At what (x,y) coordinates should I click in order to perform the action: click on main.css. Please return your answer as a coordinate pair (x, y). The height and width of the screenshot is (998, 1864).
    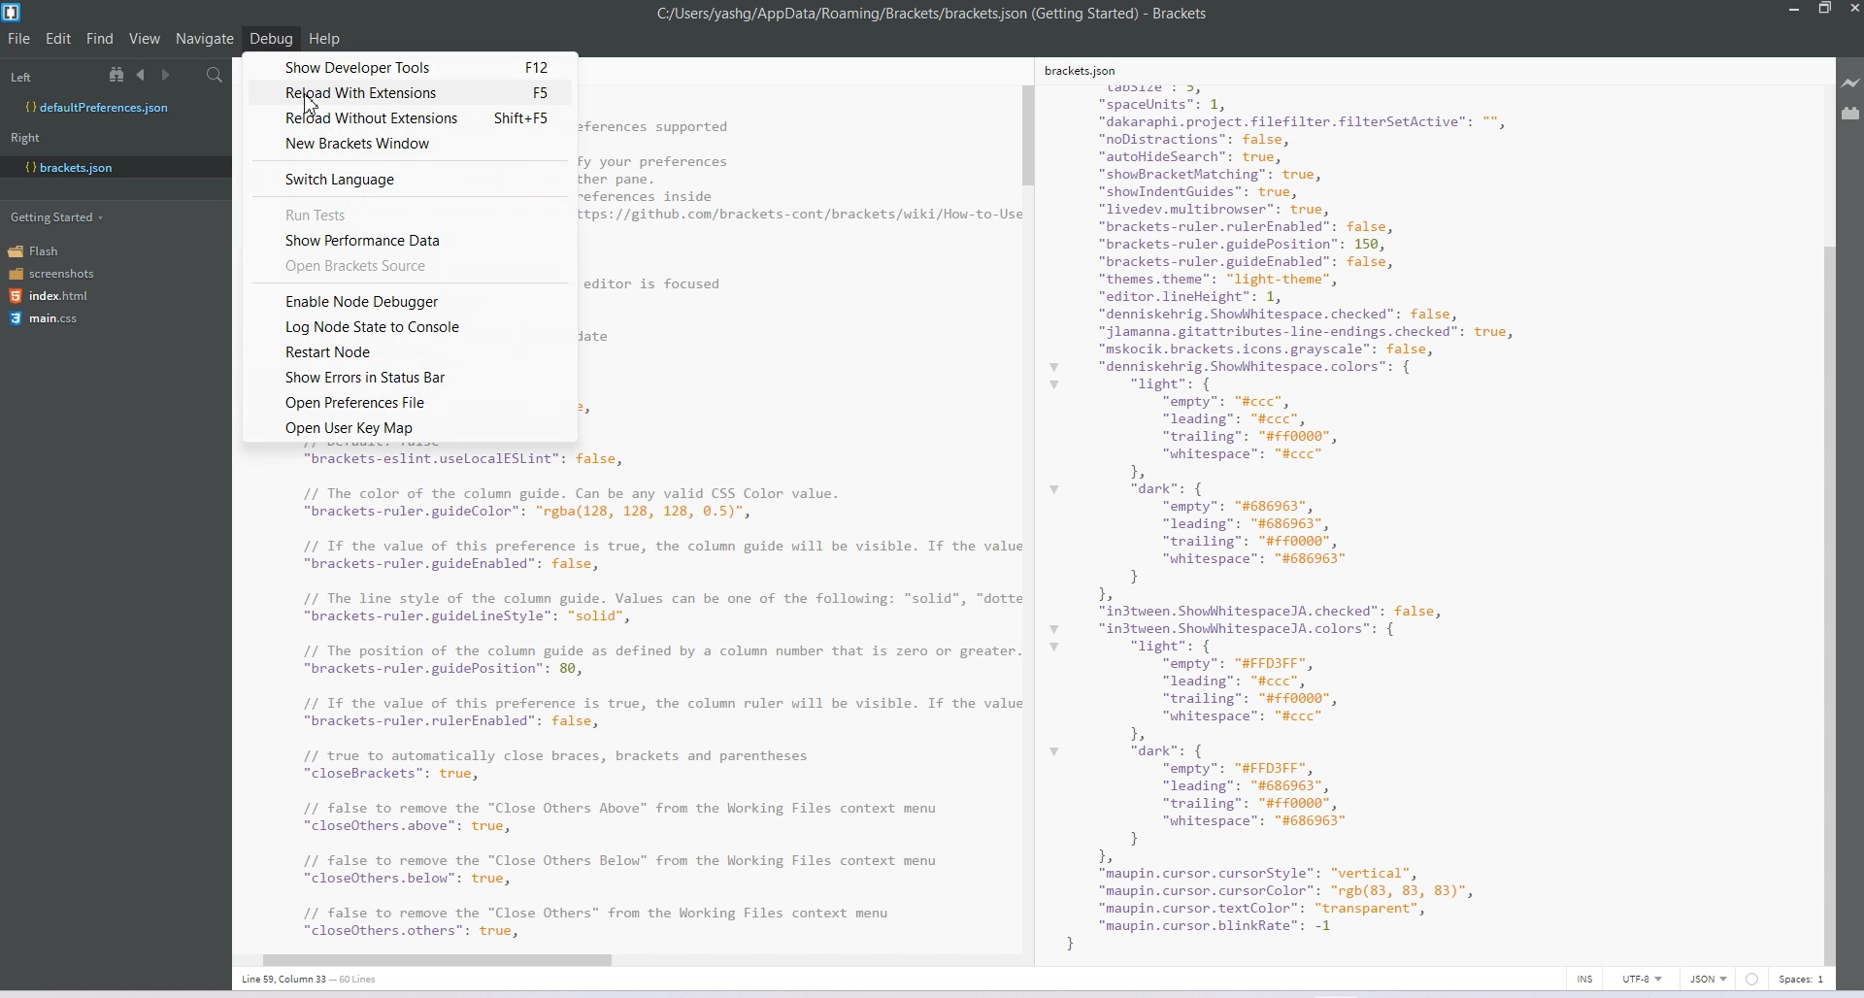
    Looking at the image, I should click on (44, 318).